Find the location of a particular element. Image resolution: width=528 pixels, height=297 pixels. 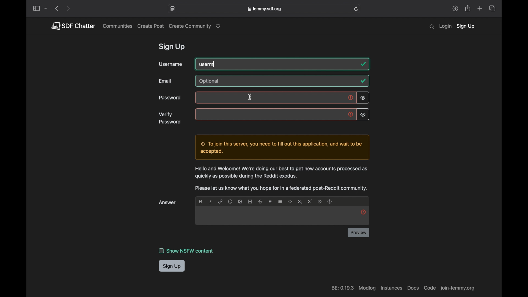

show tab overview is located at coordinates (492, 9).